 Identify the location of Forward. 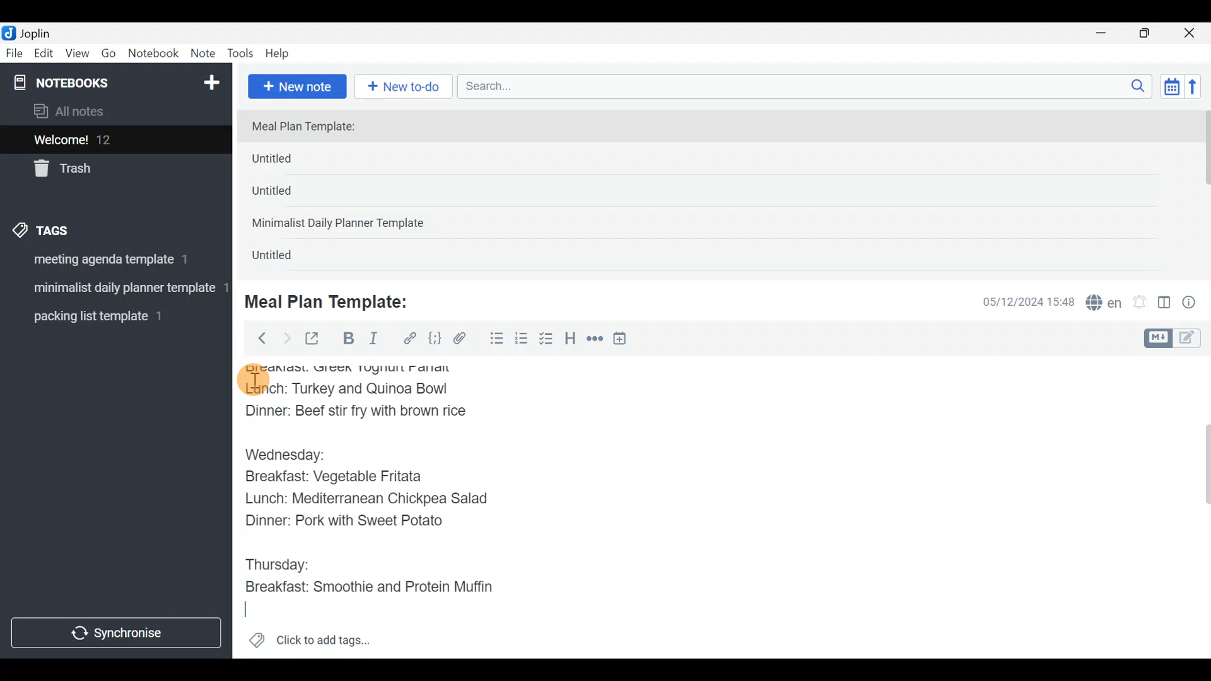
(286, 338).